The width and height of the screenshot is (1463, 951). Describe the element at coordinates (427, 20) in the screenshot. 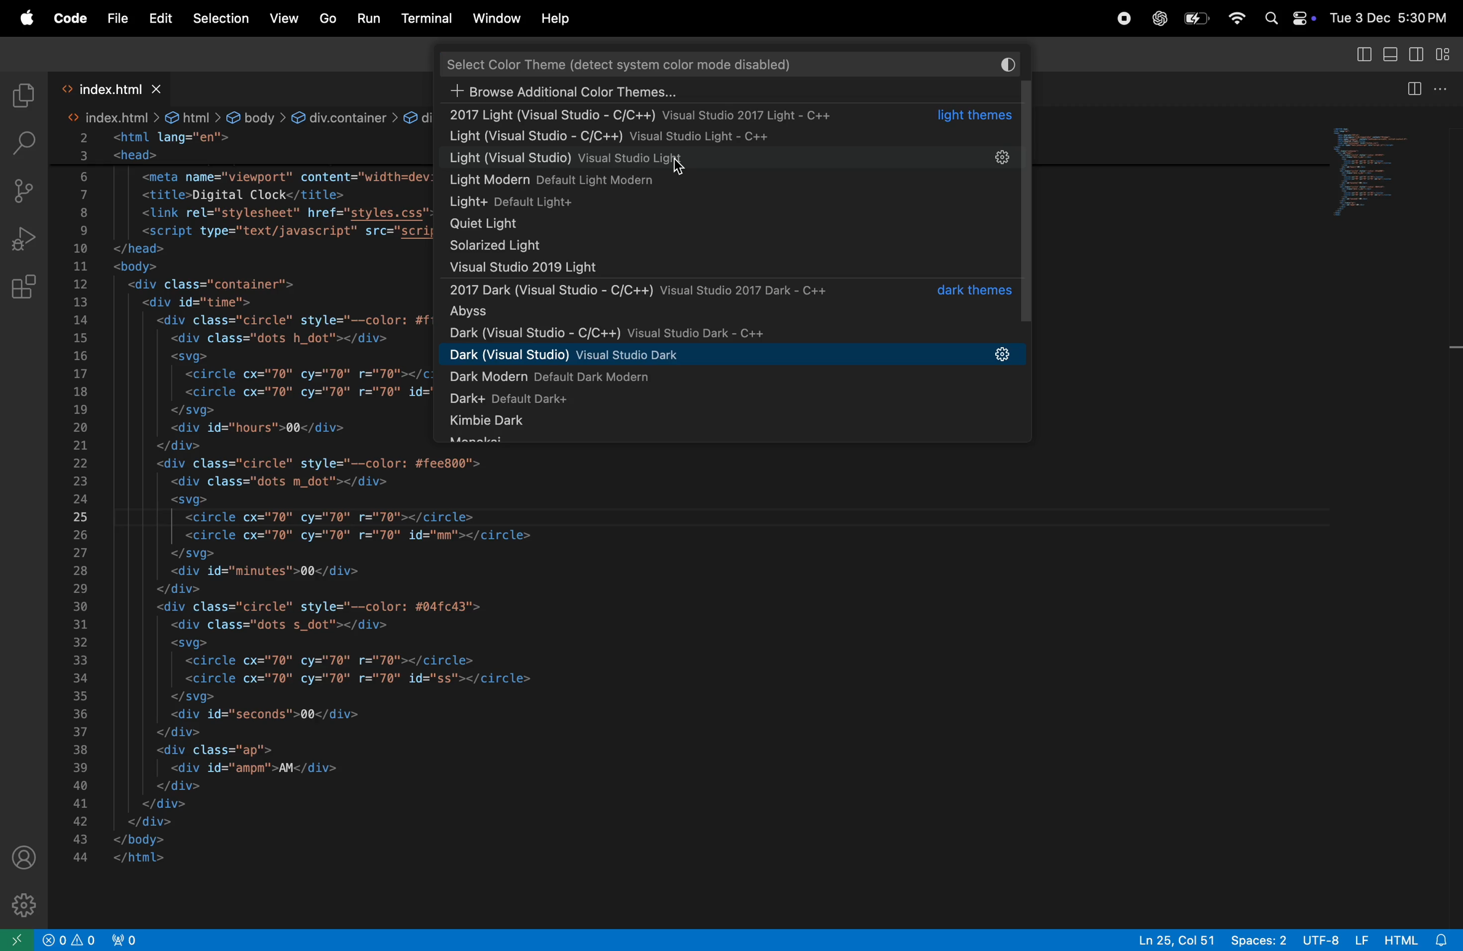

I see `terminal` at that location.